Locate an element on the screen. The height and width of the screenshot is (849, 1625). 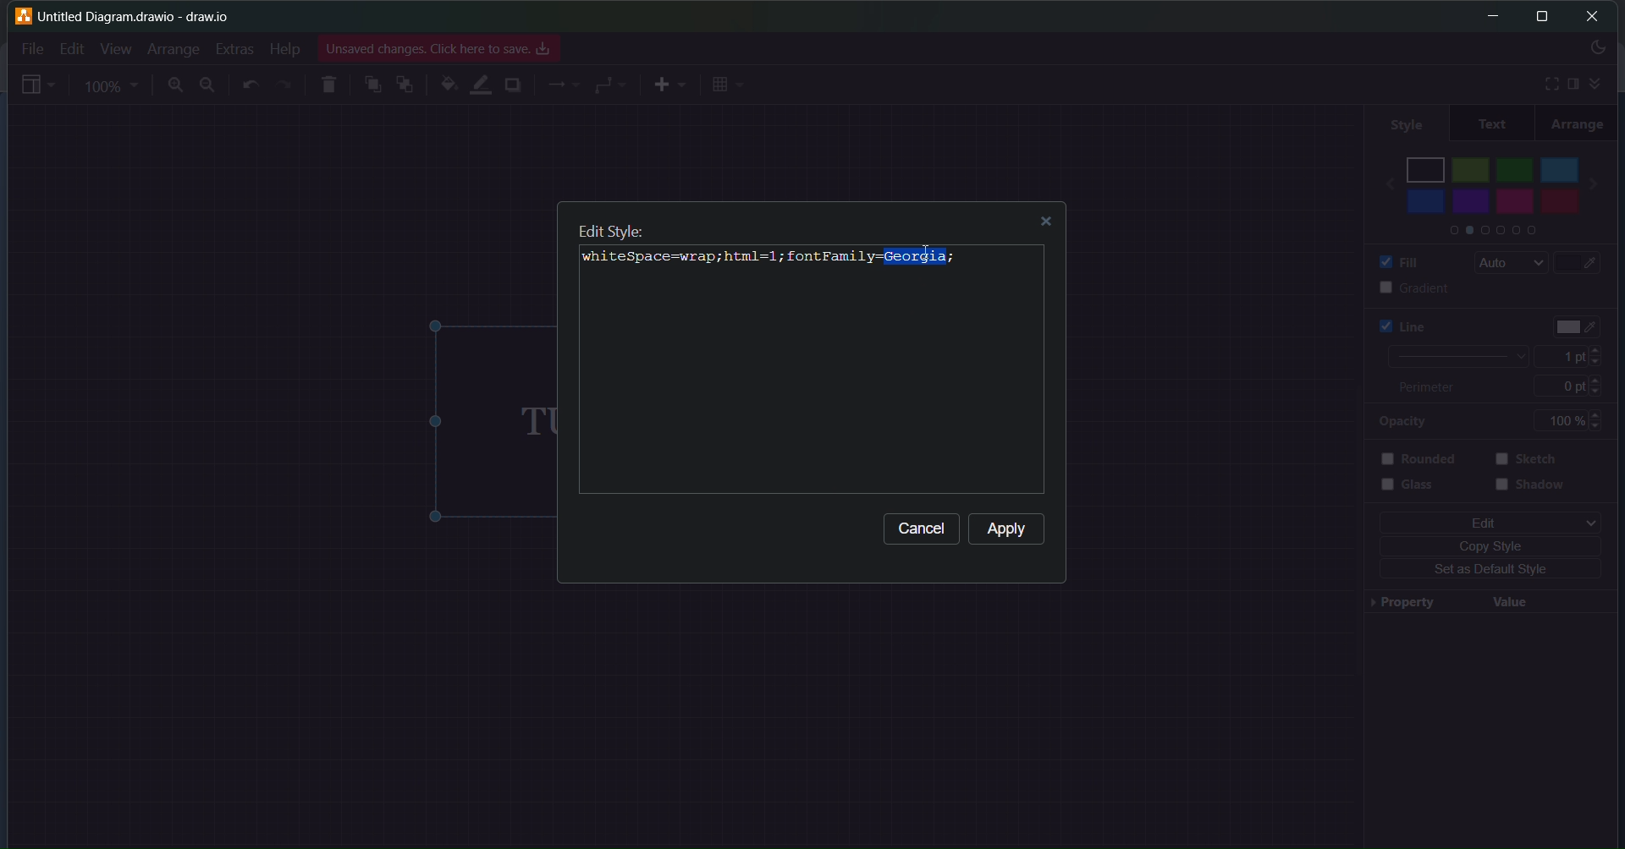
sidebar is located at coordinates (38, 87).